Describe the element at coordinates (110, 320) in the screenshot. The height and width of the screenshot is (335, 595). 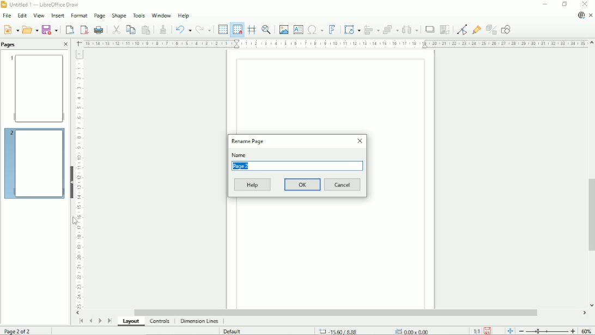
I see `Scroll to last page` at that location.